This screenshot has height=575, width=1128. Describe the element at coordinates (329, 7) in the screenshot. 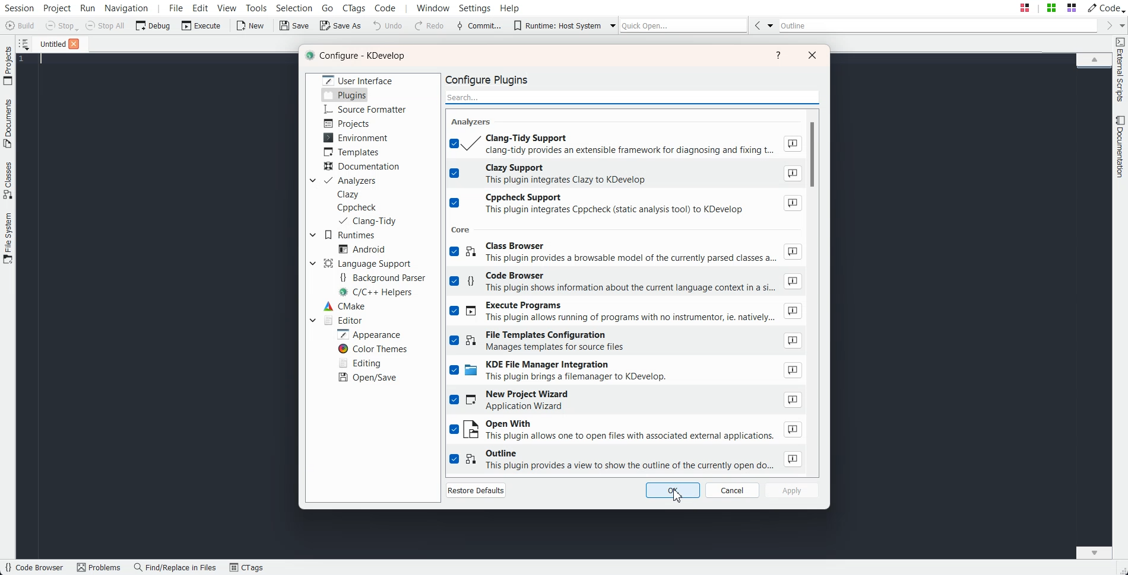

I see `Go` at that location.